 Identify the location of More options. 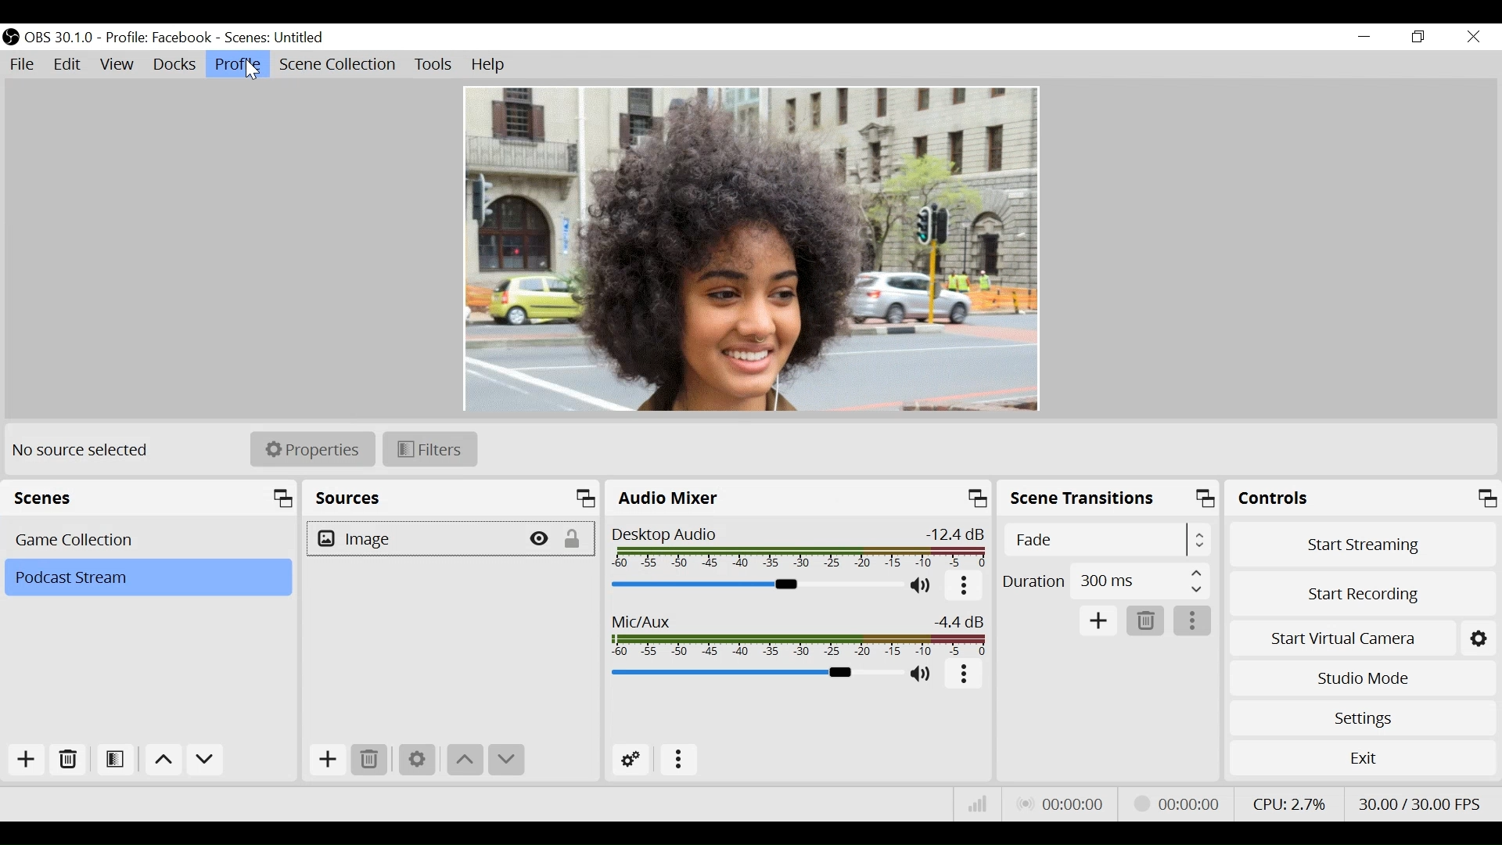
(965, 676).